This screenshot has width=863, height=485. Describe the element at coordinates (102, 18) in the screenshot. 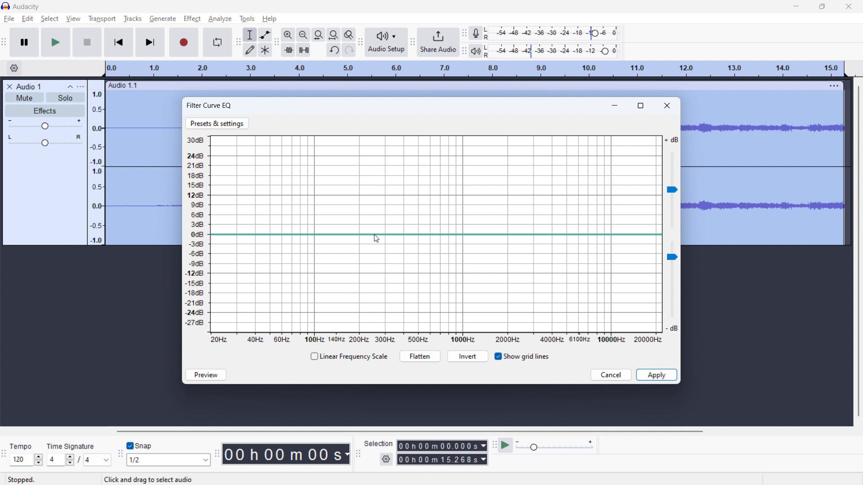

I see `transport` at that location.